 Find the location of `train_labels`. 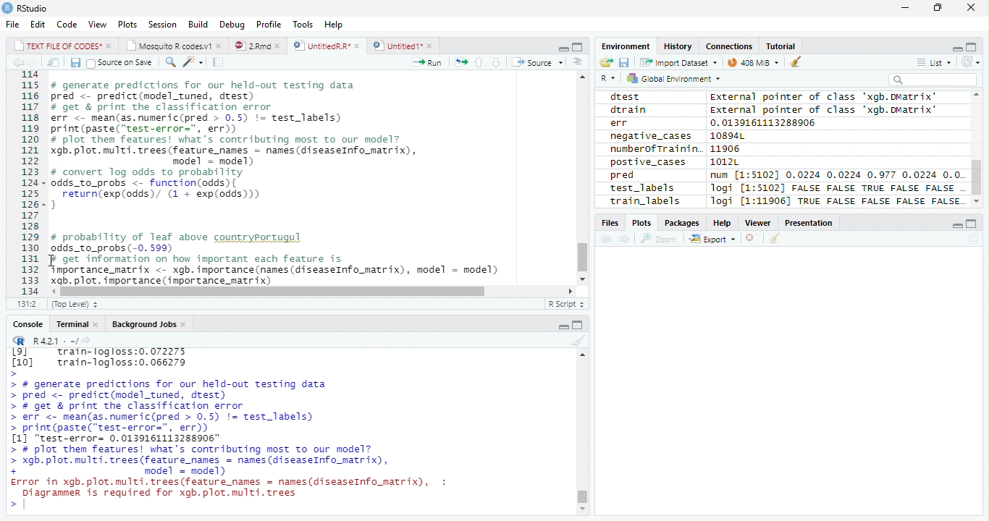

train_labels is located at coordinates (644, 202).